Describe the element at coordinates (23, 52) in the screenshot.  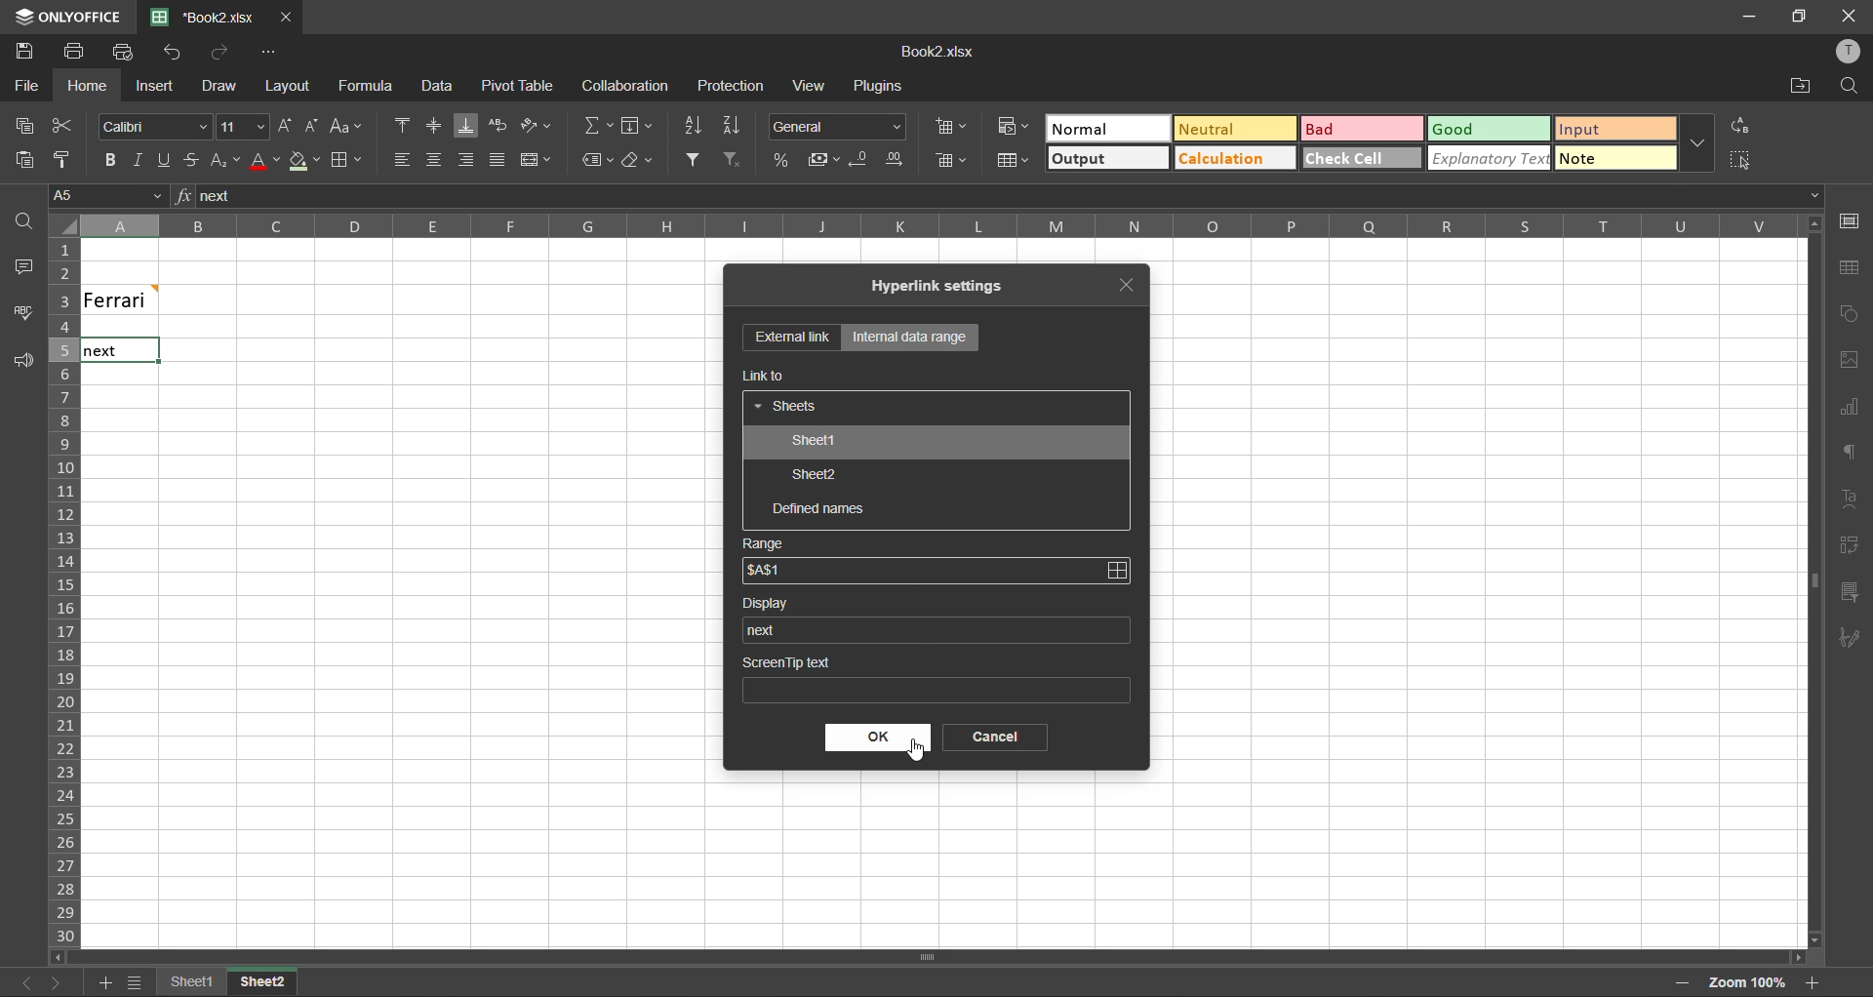
I see `save` at that location.